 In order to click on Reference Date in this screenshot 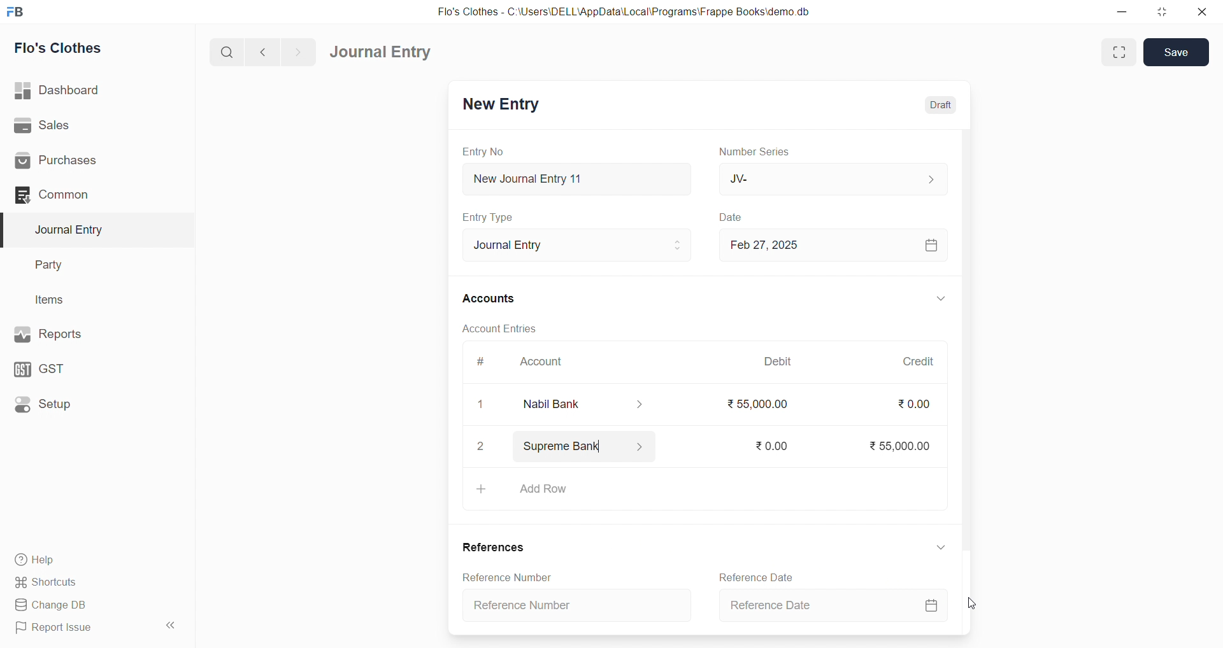, I will do `click(830, 607)`.